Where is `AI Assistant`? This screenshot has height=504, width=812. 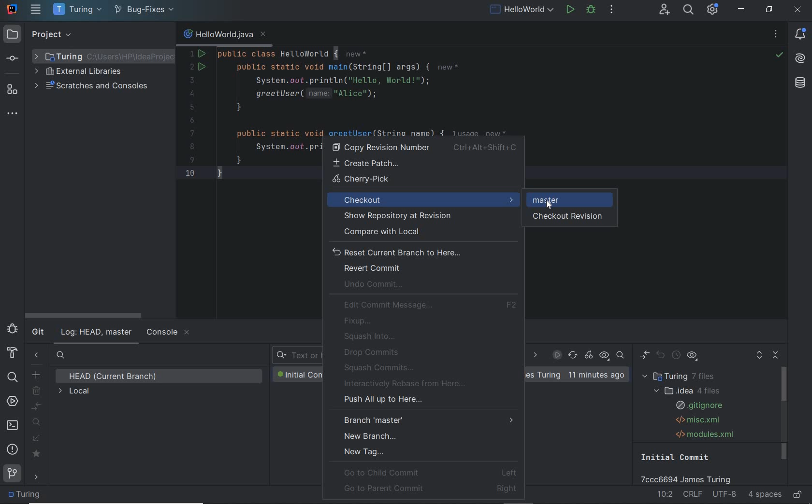 AI Assistant is located at coordinates (800, 57).